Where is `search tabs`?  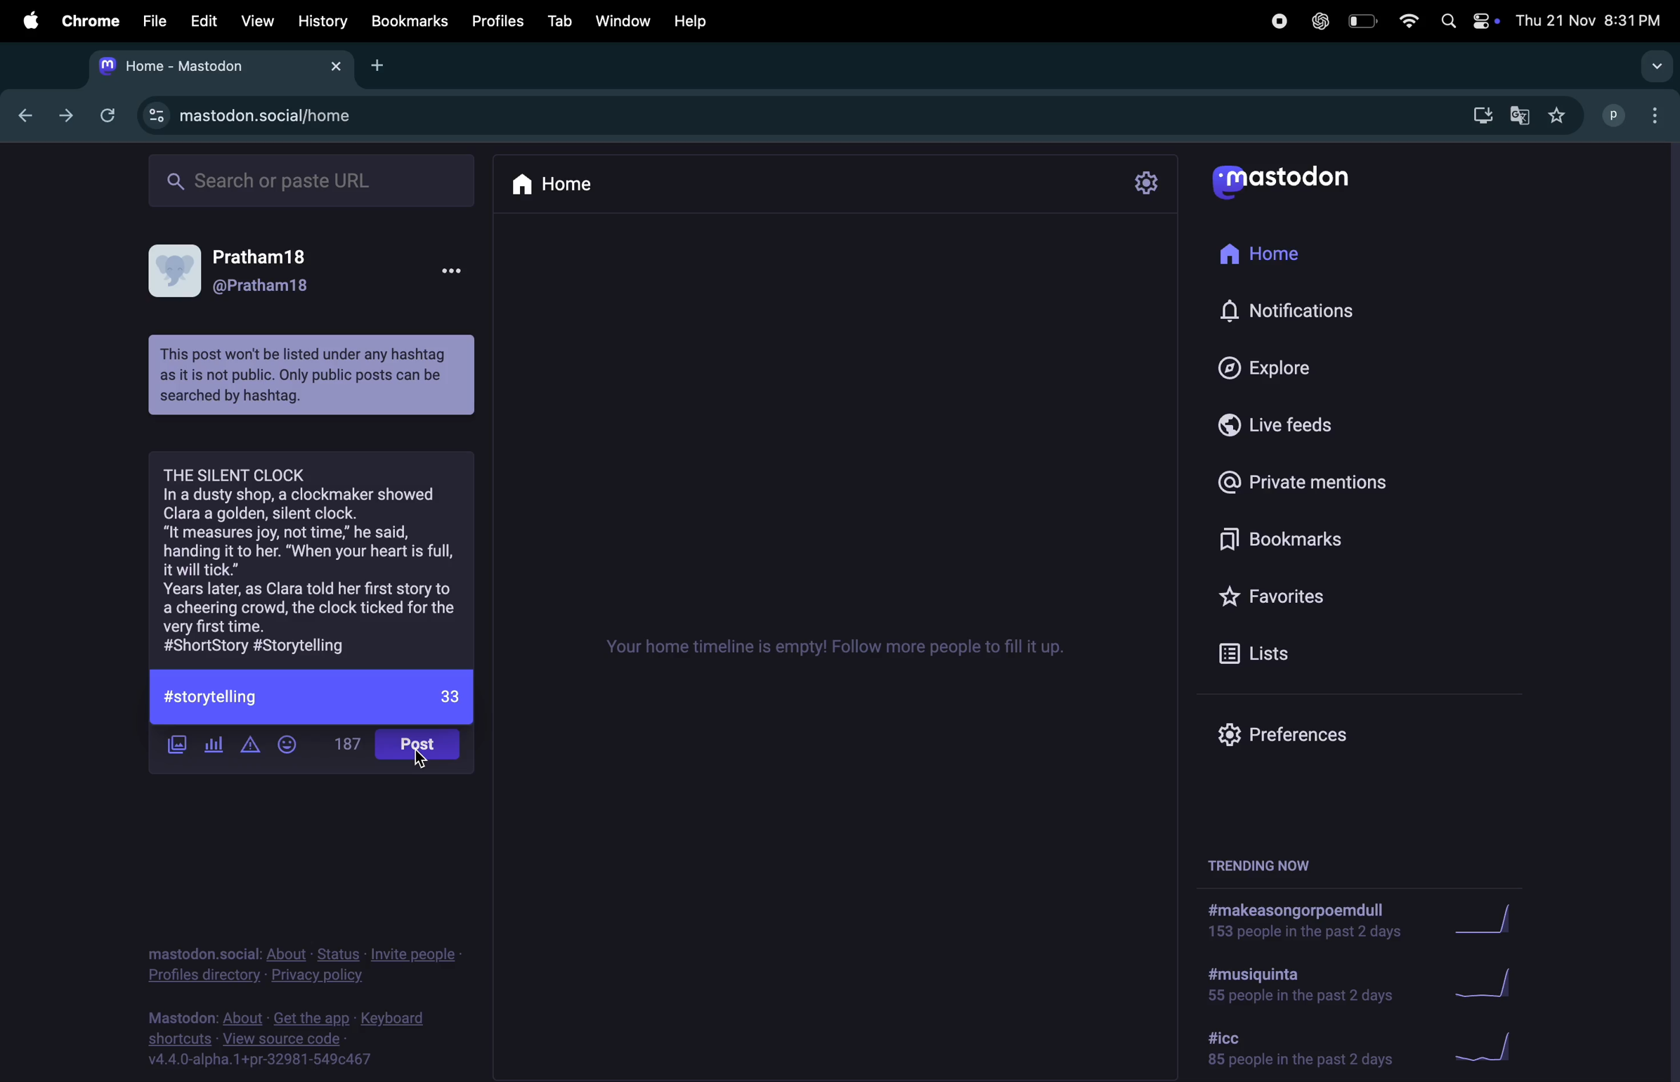 search tabs is located at coordinates (1655, 66).